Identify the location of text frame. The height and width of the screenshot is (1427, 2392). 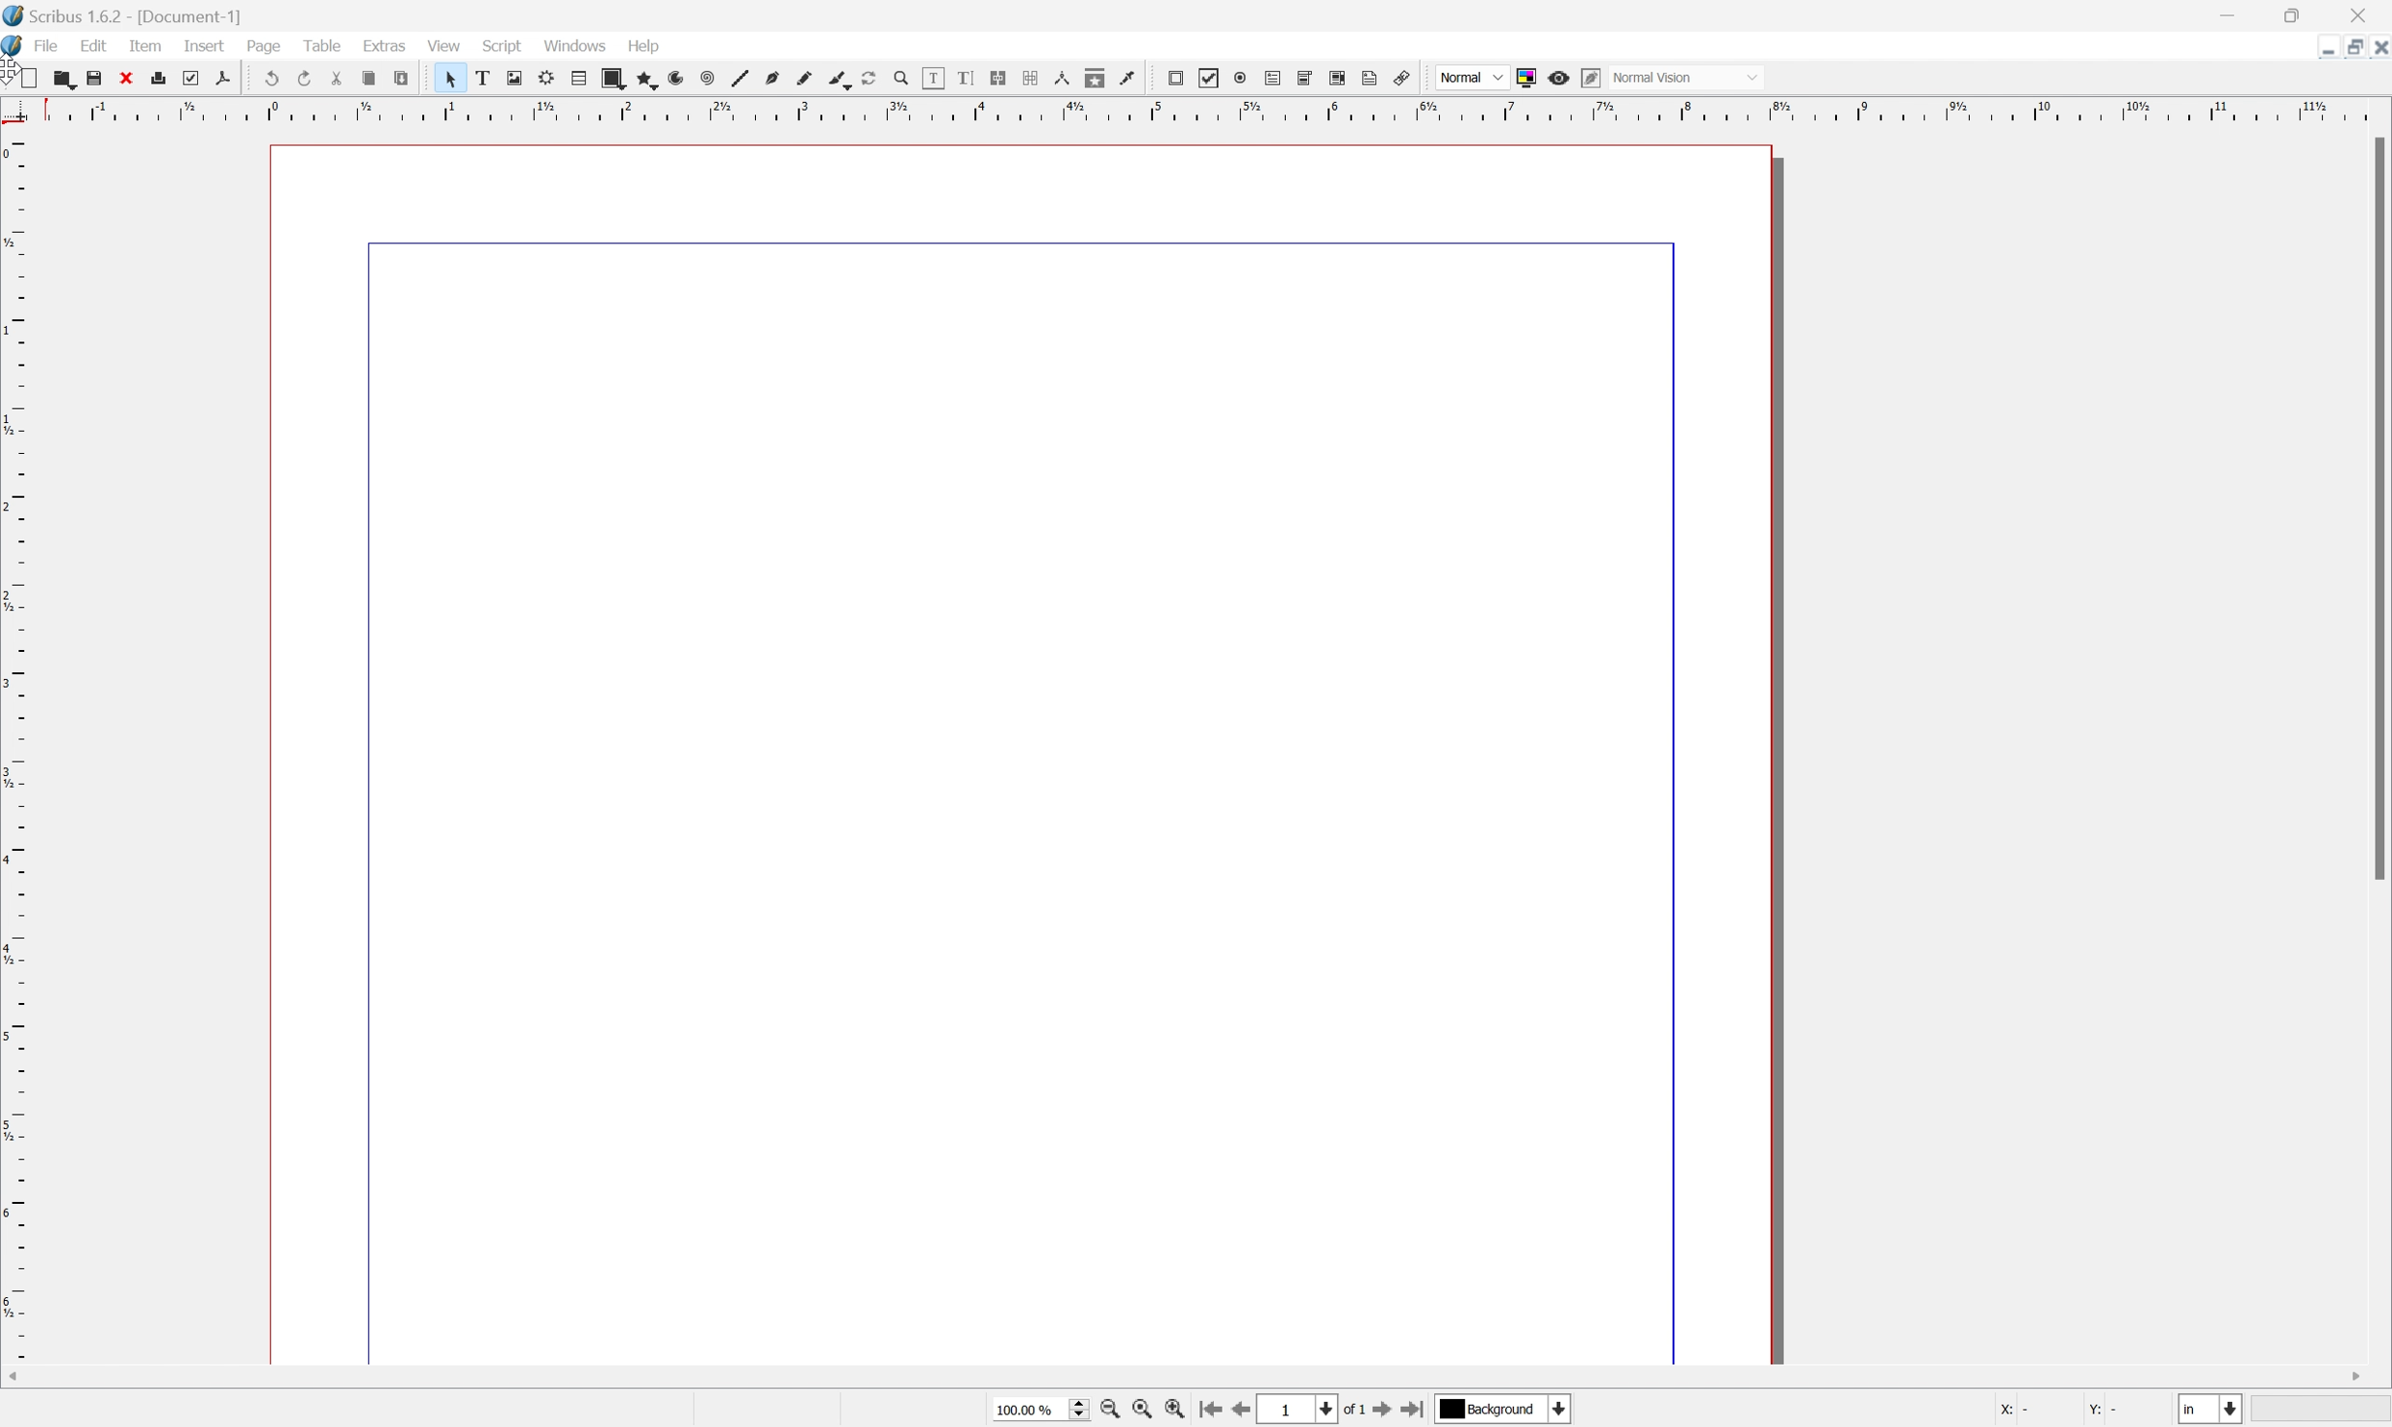
(483, 78).